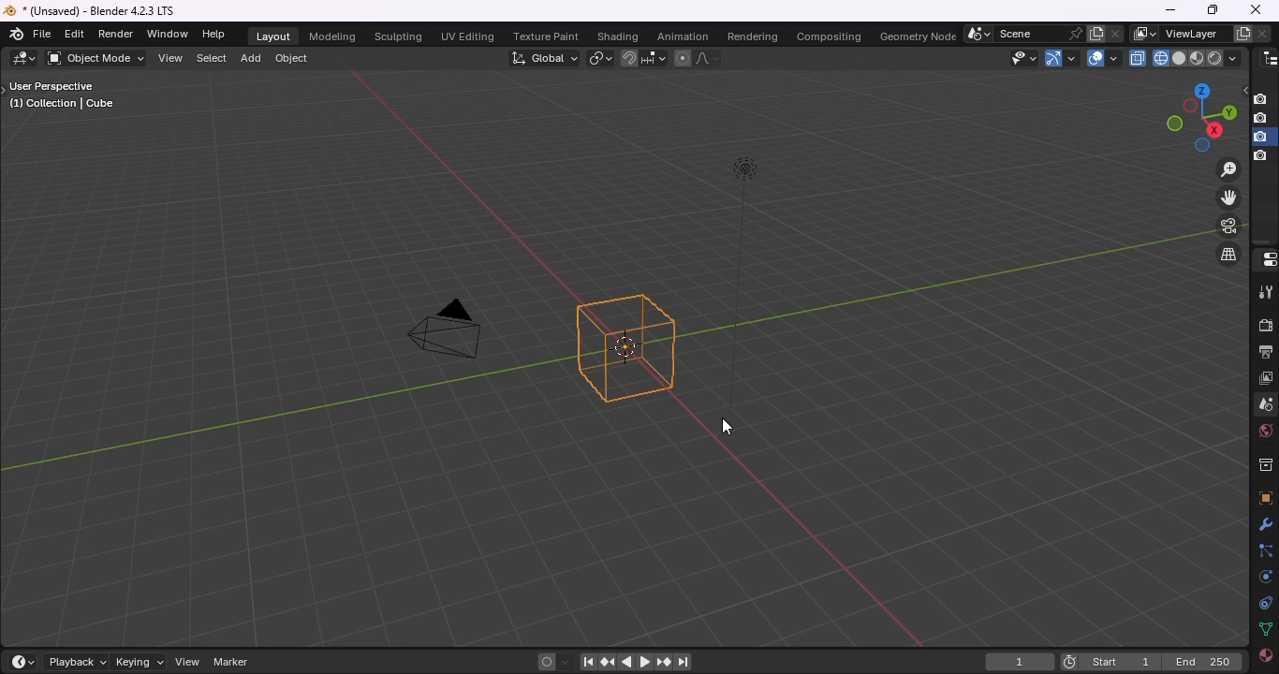 Image resolution: width=1279 pixels, height=674 pixels. I want to click on solid display, so click(1181, 58).